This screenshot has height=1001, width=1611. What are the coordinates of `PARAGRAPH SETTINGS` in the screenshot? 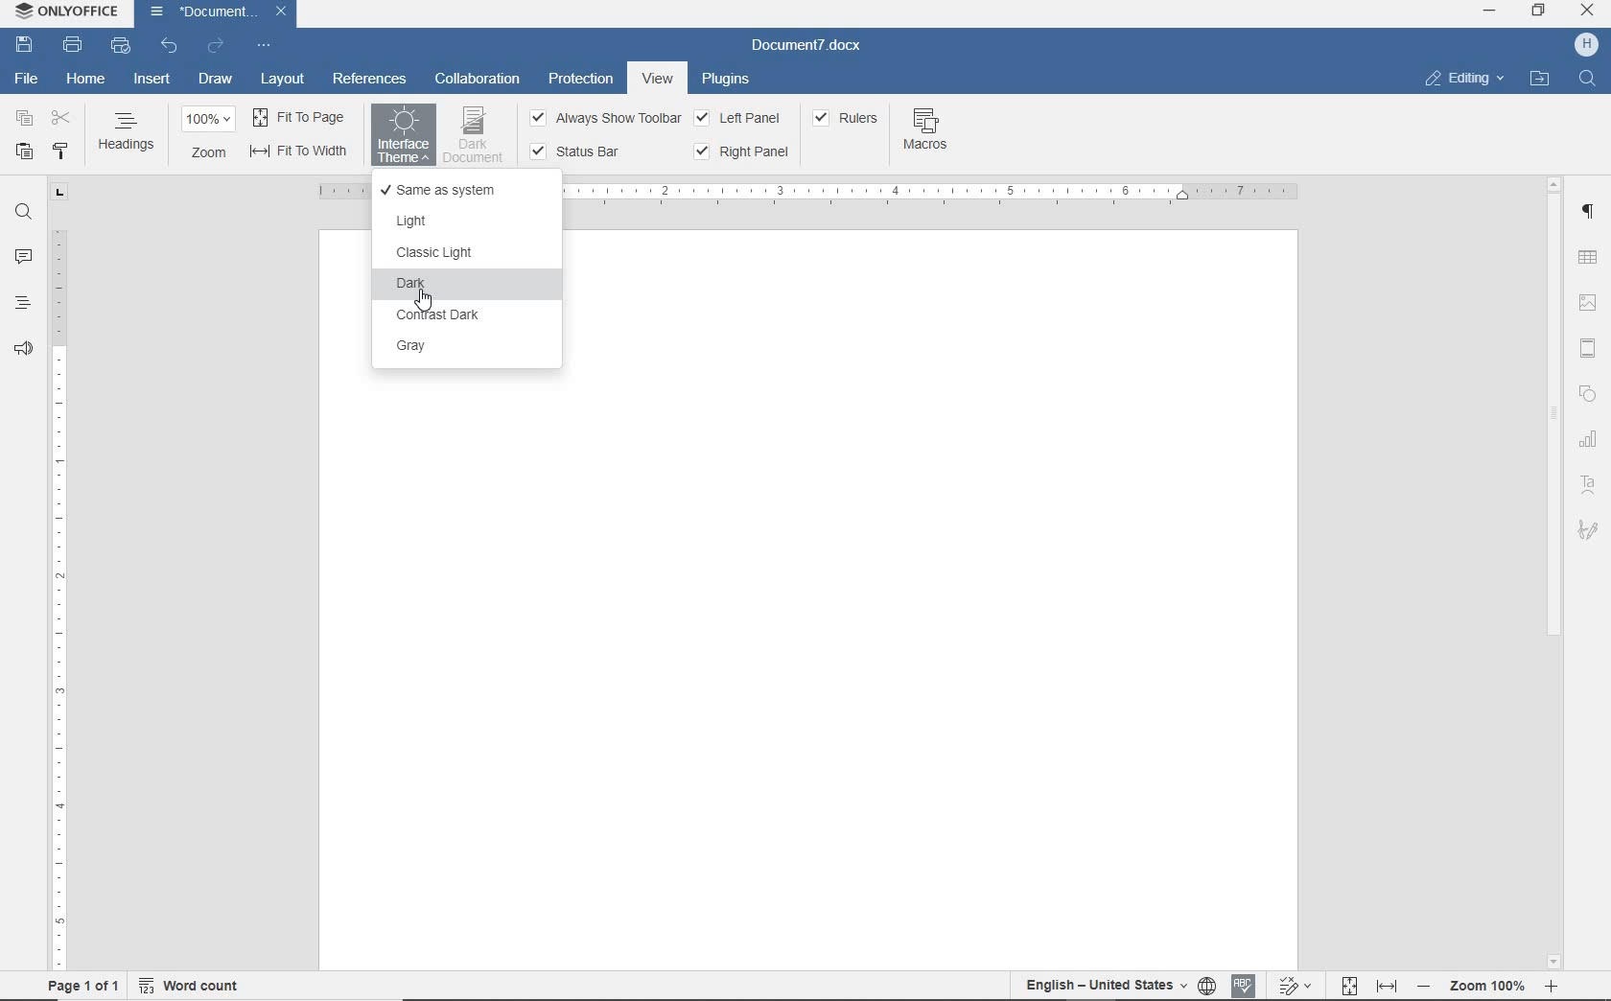 It's located at (1588, 212).